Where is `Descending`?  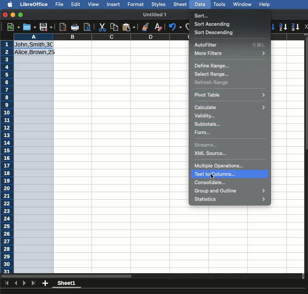 Descending is located at coordinates (296, 27).